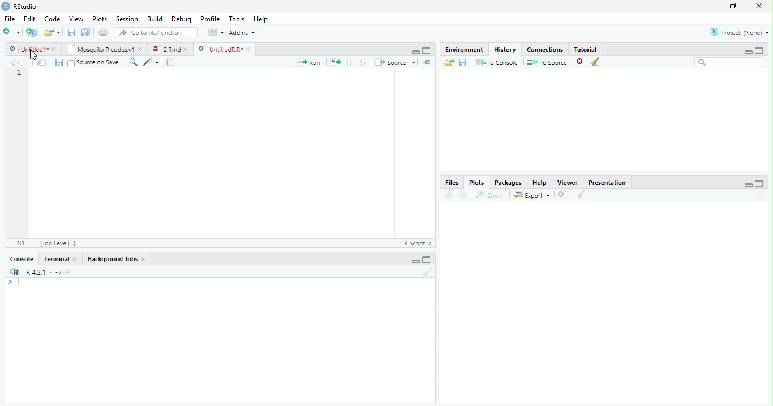 The height and width of the screenshot is (406, 773). I want to click on Clear console, so click(430, 273).